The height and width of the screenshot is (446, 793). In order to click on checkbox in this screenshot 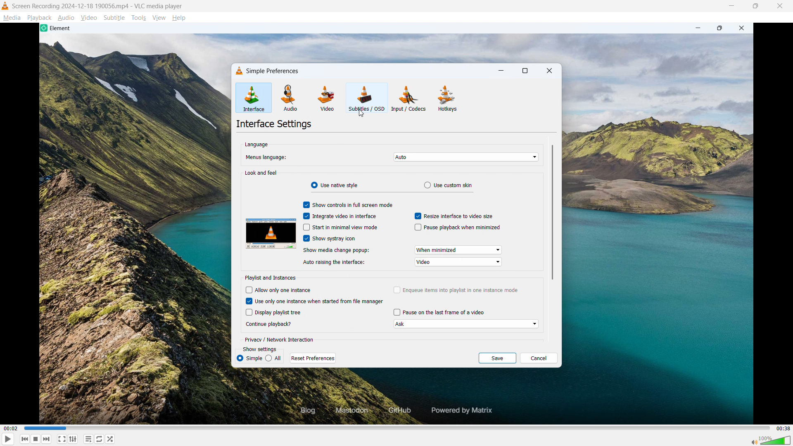, I will do `click(395, 313)`.